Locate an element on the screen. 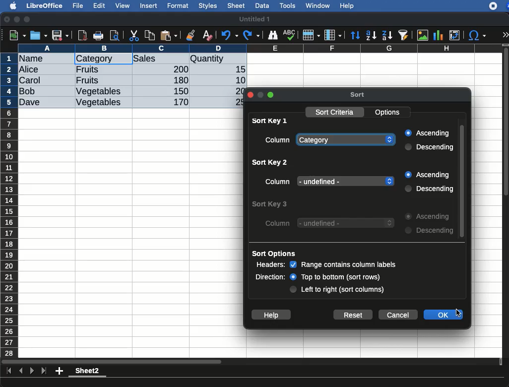 The width and height of the screenshot is (509, 387). column is located at coordinates (279, 223).